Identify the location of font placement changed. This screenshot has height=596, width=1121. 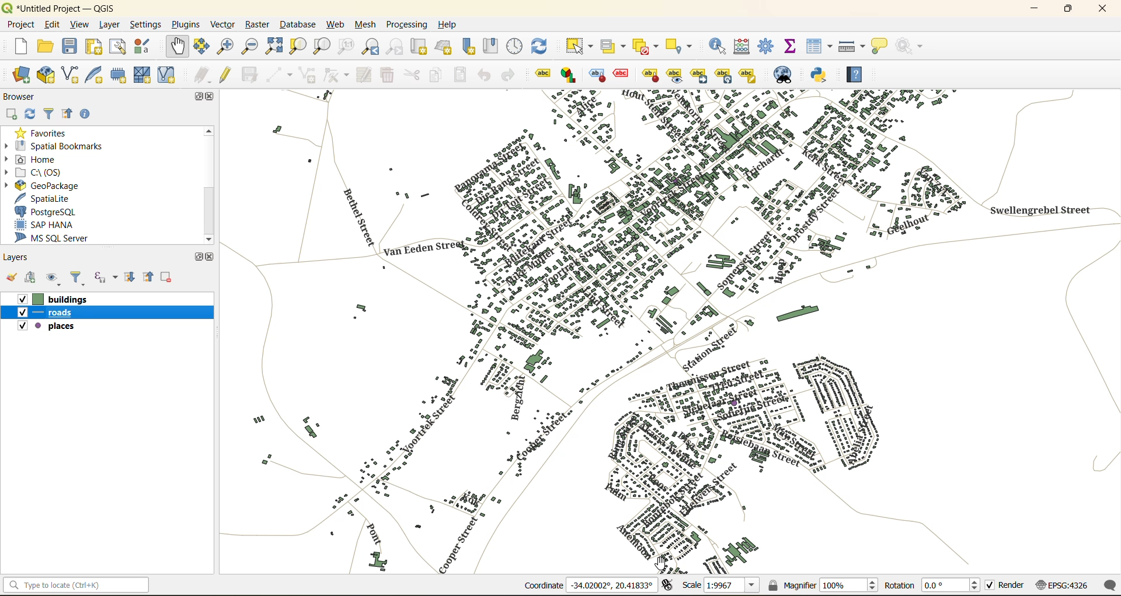
(1040, 208).